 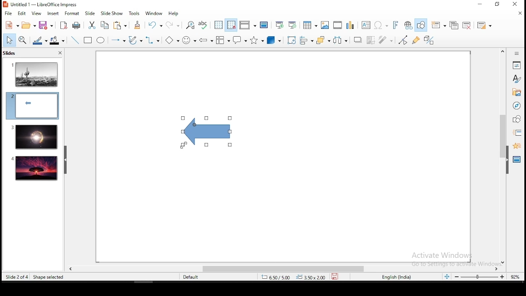 I want to click on shapes, so click(x=516, y=119).